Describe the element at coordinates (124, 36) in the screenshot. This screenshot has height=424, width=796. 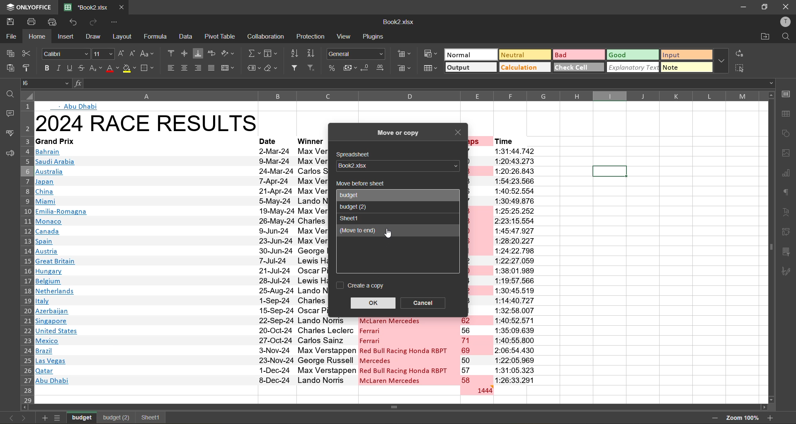
I see `layout` at that location.